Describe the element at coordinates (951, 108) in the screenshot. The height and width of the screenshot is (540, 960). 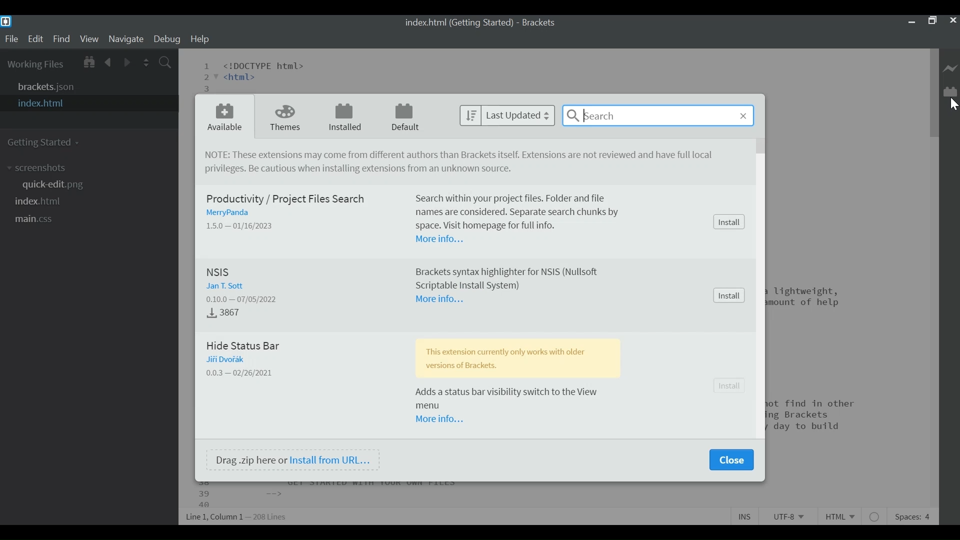
I see `Cursor` at that location.